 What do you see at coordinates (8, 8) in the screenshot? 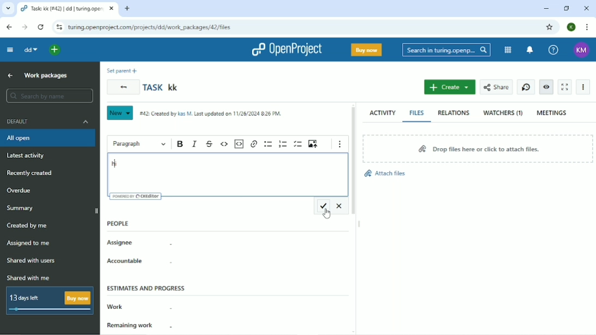
I see `Search tabs` at bounding box center [8, 8].